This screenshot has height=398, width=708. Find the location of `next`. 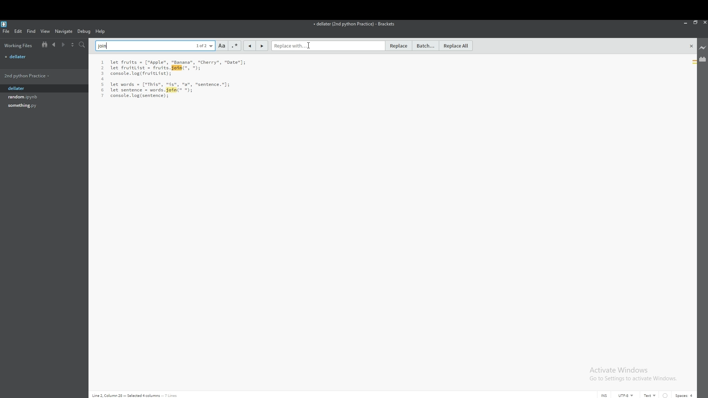

next is located at coordinates (63, 45).